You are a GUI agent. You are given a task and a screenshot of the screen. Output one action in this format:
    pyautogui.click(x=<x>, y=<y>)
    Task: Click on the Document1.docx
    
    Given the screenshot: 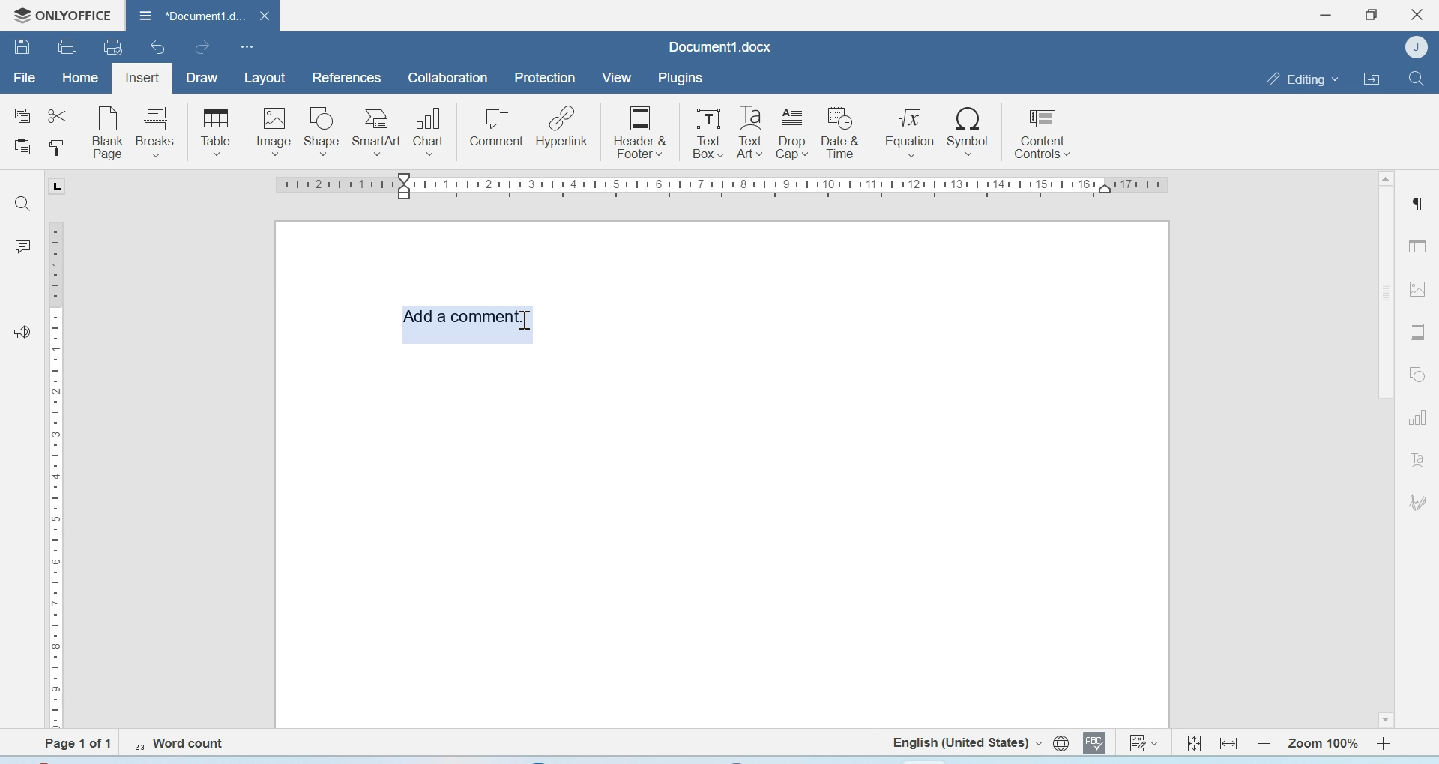 What is the action you would take?
    pyautogui.click(x=188, y=13)
    